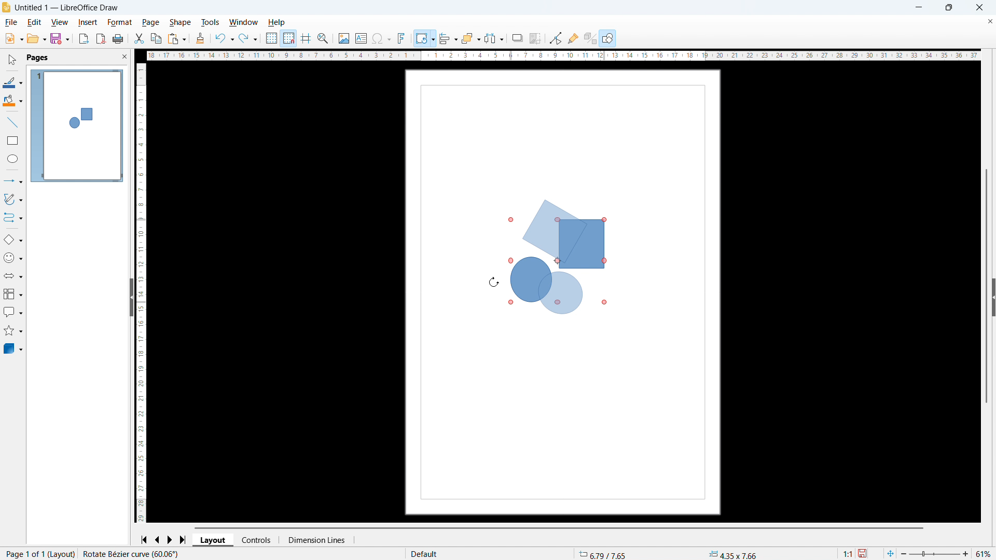  Describe the element at coordinates (560, 528) in the screenshot. I see `Horizontal scroll bar ` at that location.